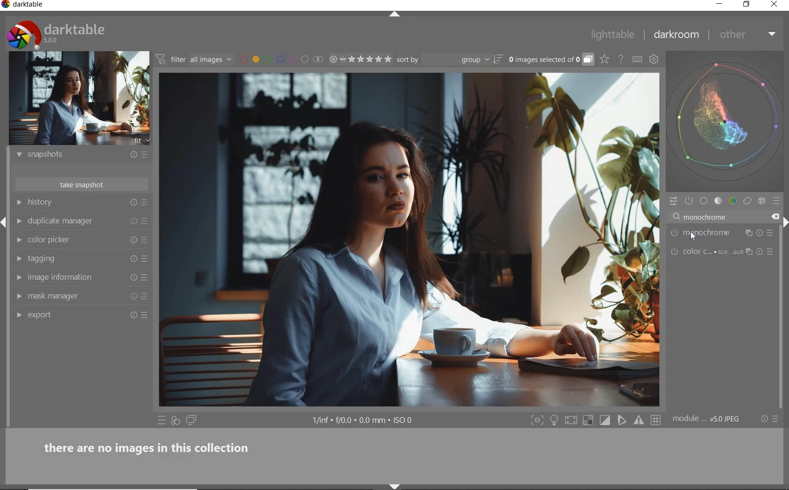 The width and height of the screenshot is (789, 490). Describe the element at coordinates (147, 240) in the screenshot. I see `preset and preferences` at that location.